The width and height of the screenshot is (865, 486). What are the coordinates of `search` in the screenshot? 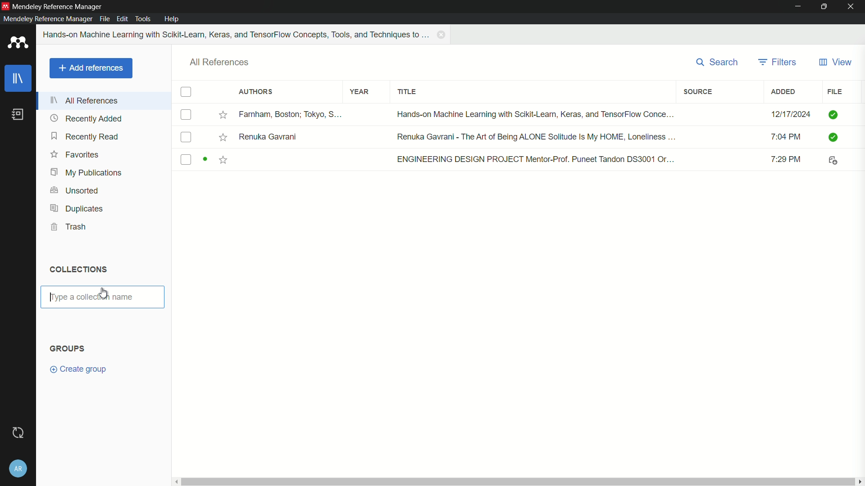 It's located at (718, 63).